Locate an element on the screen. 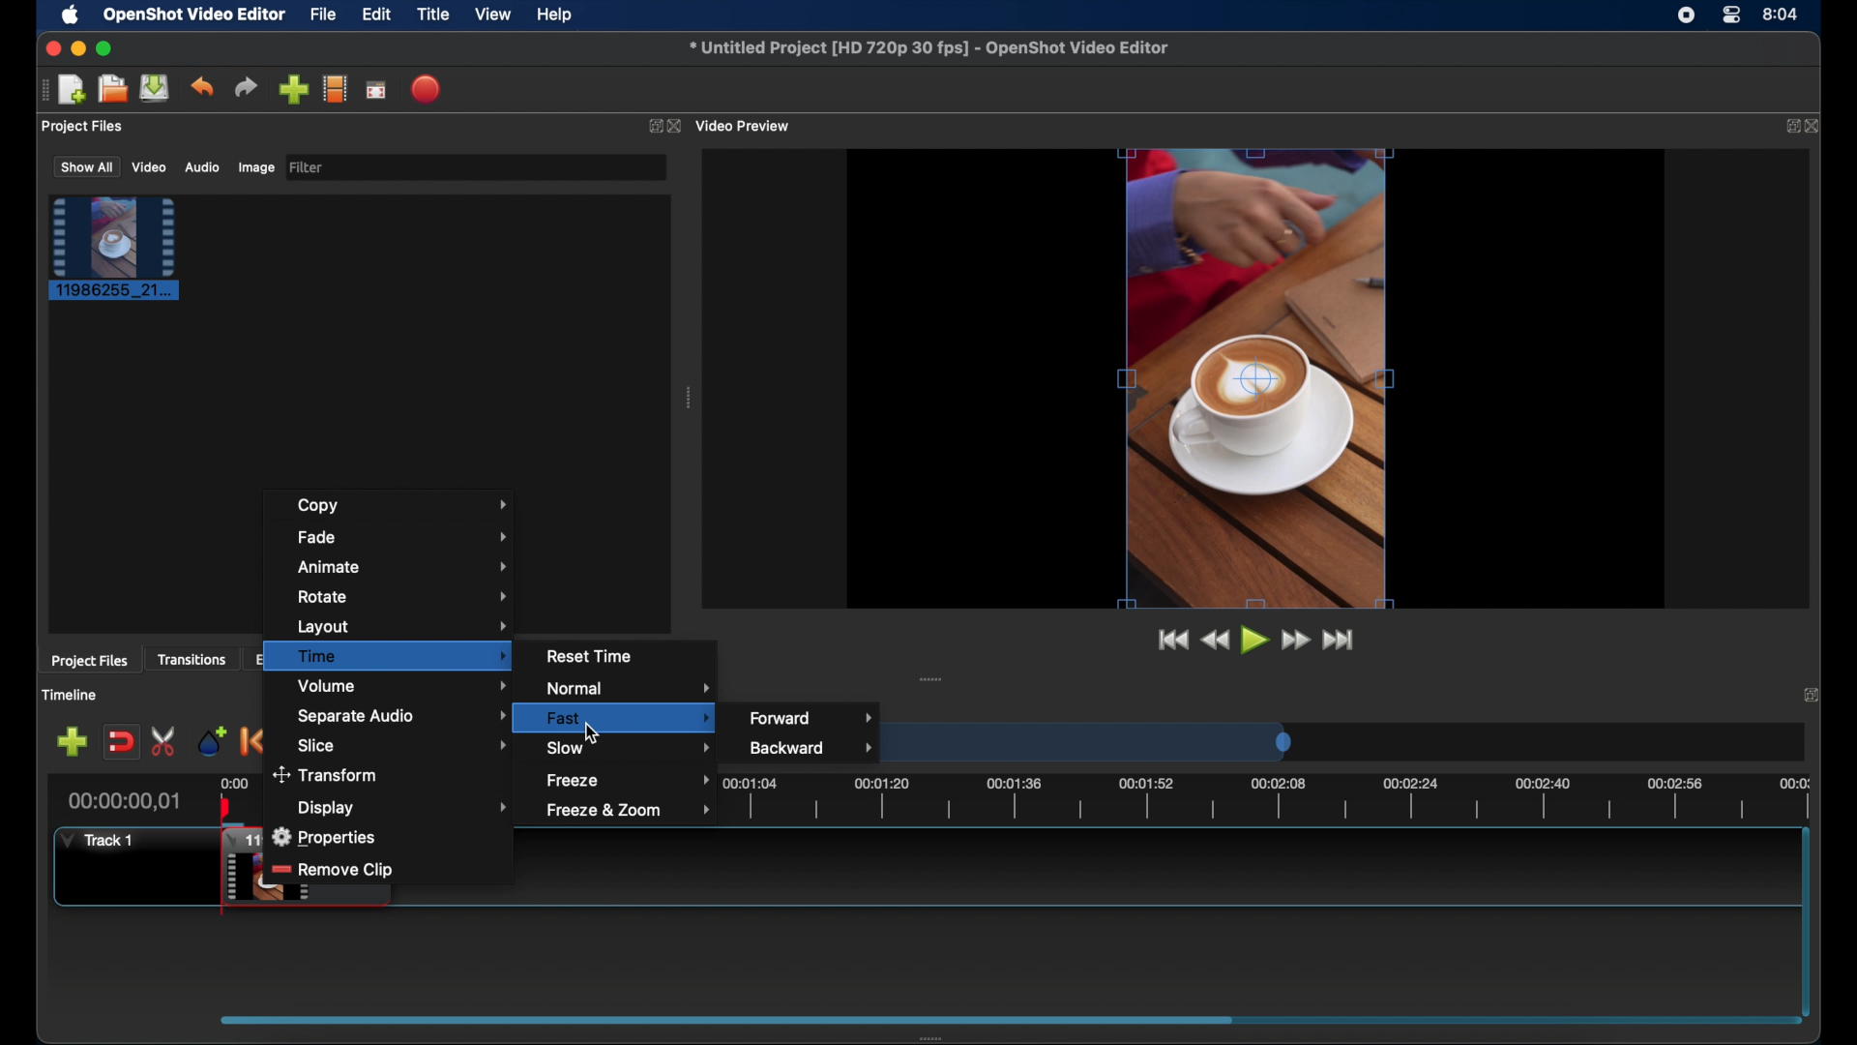 This screenshot has width=1857, height=1045. scroll box is located at coordinates (724, 1017).